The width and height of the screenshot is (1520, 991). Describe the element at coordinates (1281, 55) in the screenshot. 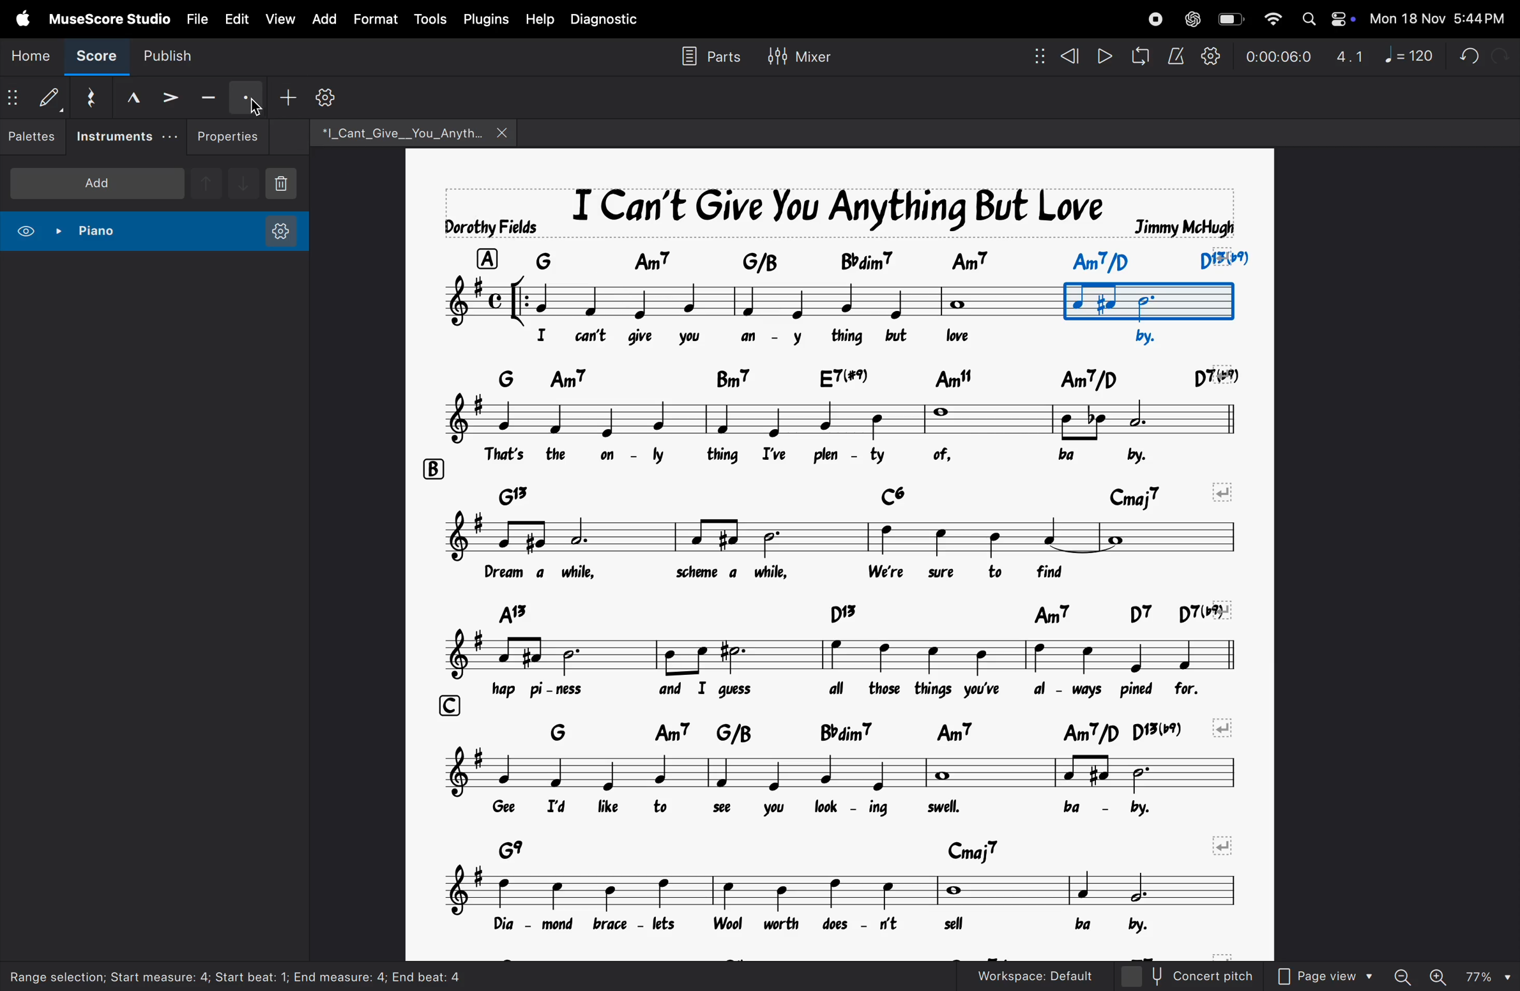

I see `timestamp` at that location.